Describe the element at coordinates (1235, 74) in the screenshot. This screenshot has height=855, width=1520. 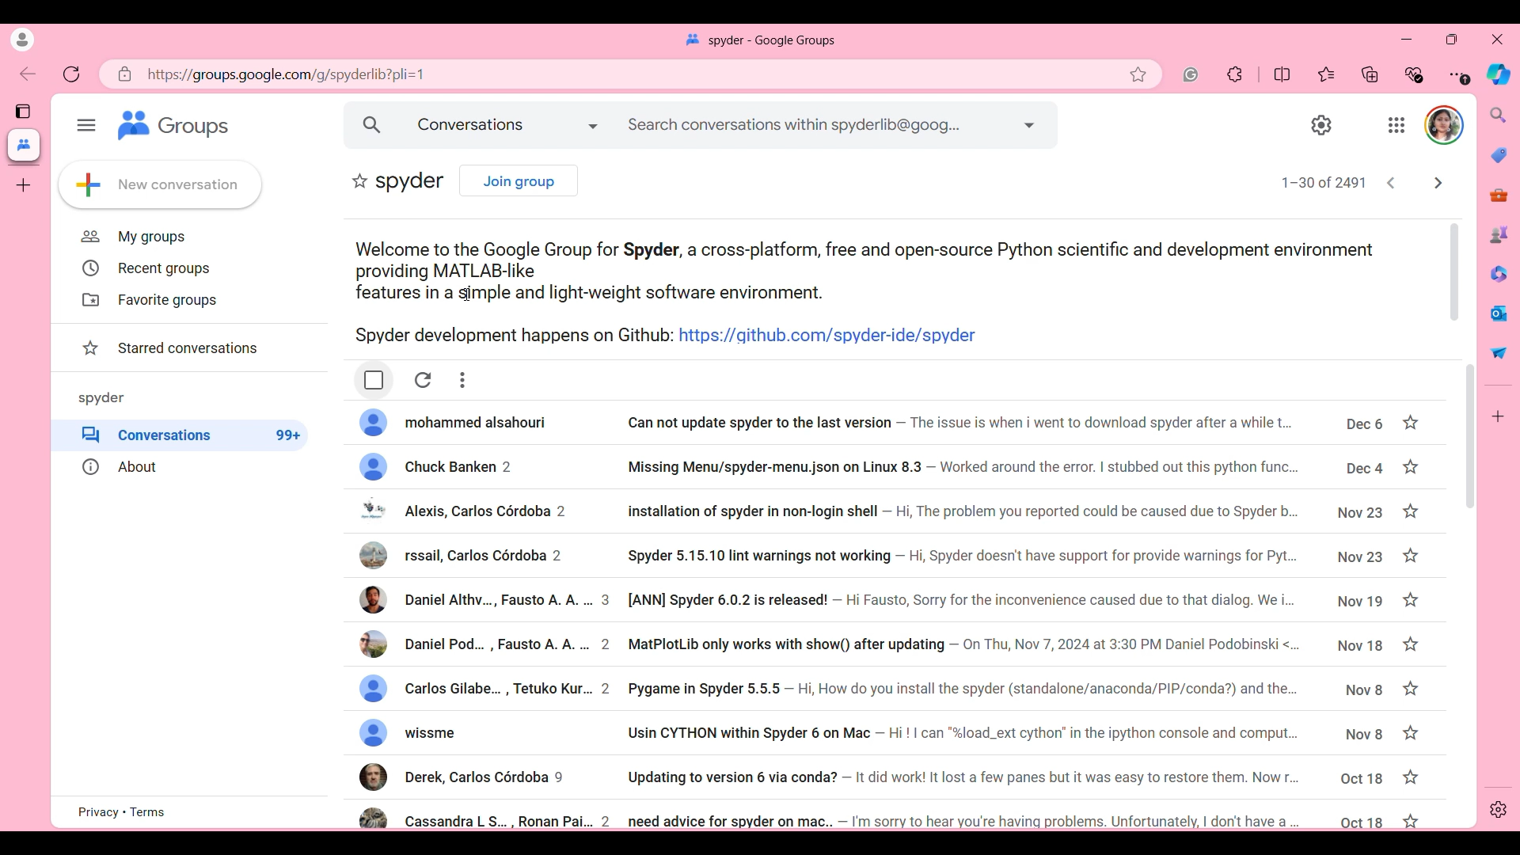
I see `Extensions` at that location.